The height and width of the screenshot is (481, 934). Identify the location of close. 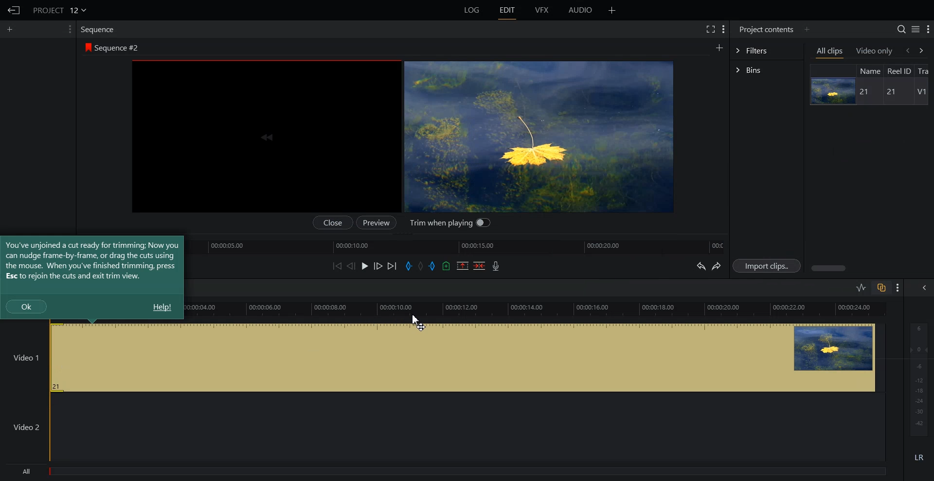
(335, 223).